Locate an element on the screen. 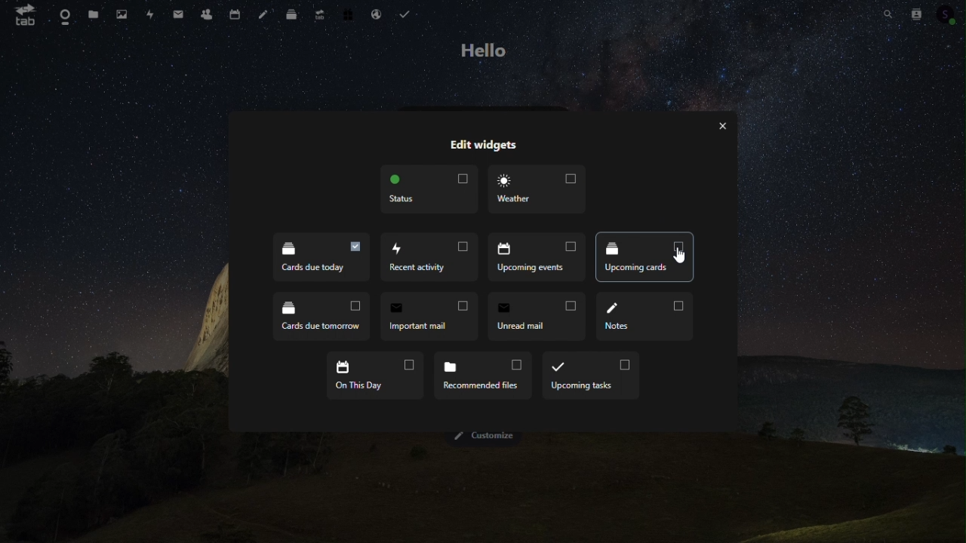 The image size is (966, 543). Upcoming events is located at coordinates (538, 256).